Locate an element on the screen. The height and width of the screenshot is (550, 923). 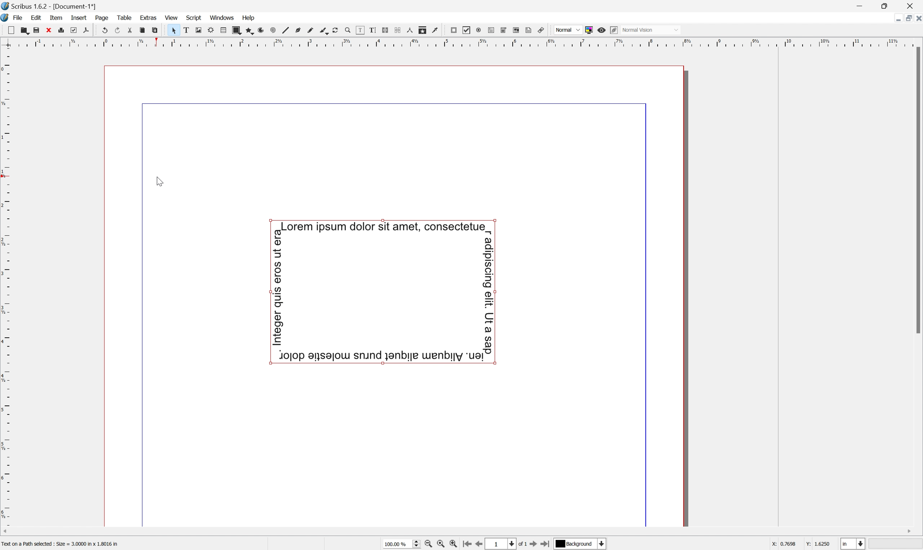
of 1 is located at coordinates (521, 544).